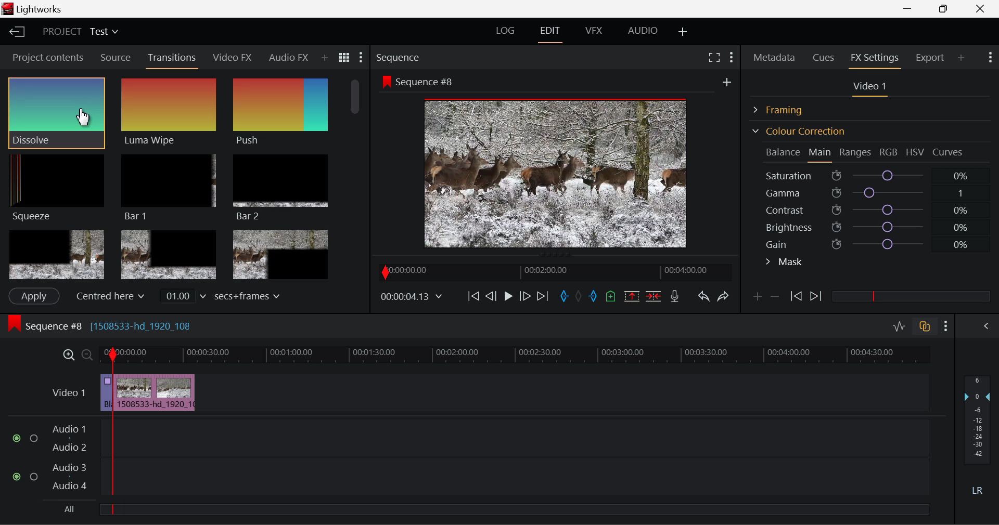 This screenshot has width=999, height=525. Describe the element at coordinates (674, 296) in the screenshot. I see `Recrod Voiceover` at that location.